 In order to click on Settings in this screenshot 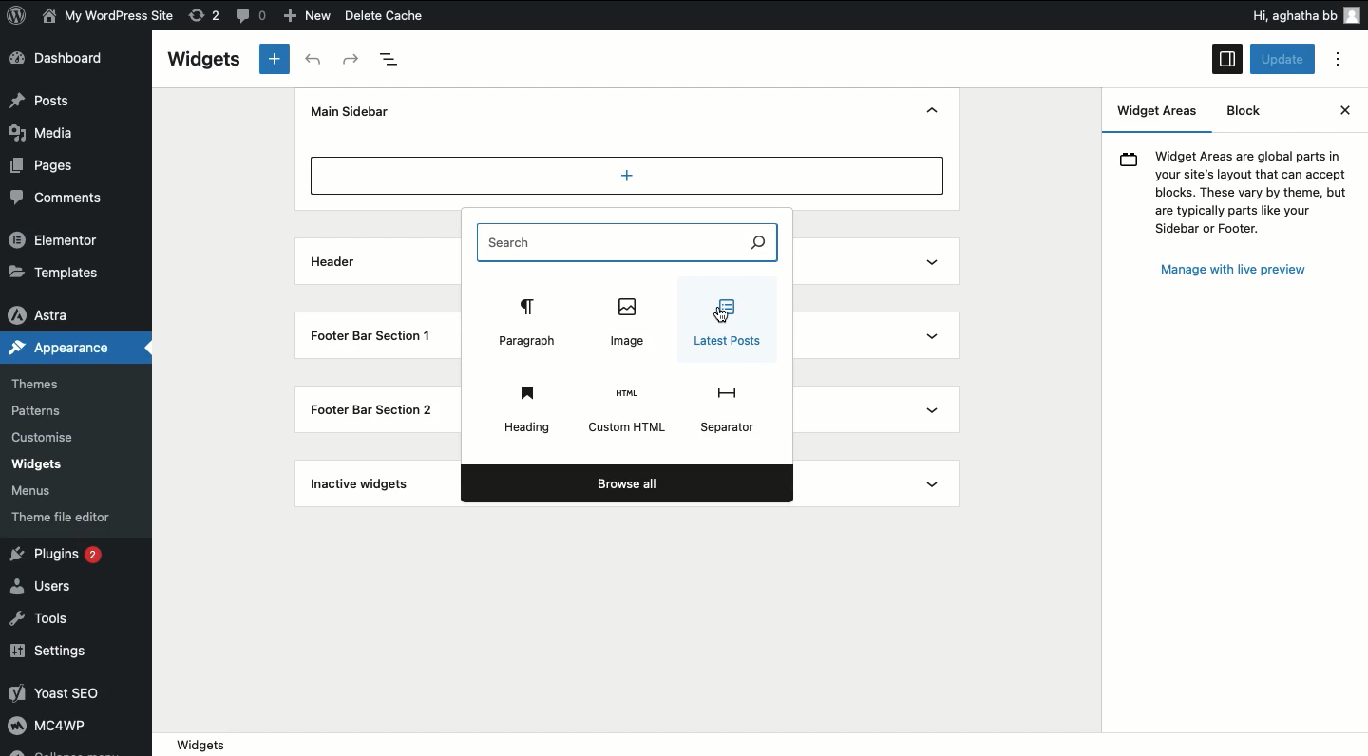, I will do `click(55, 656)`.